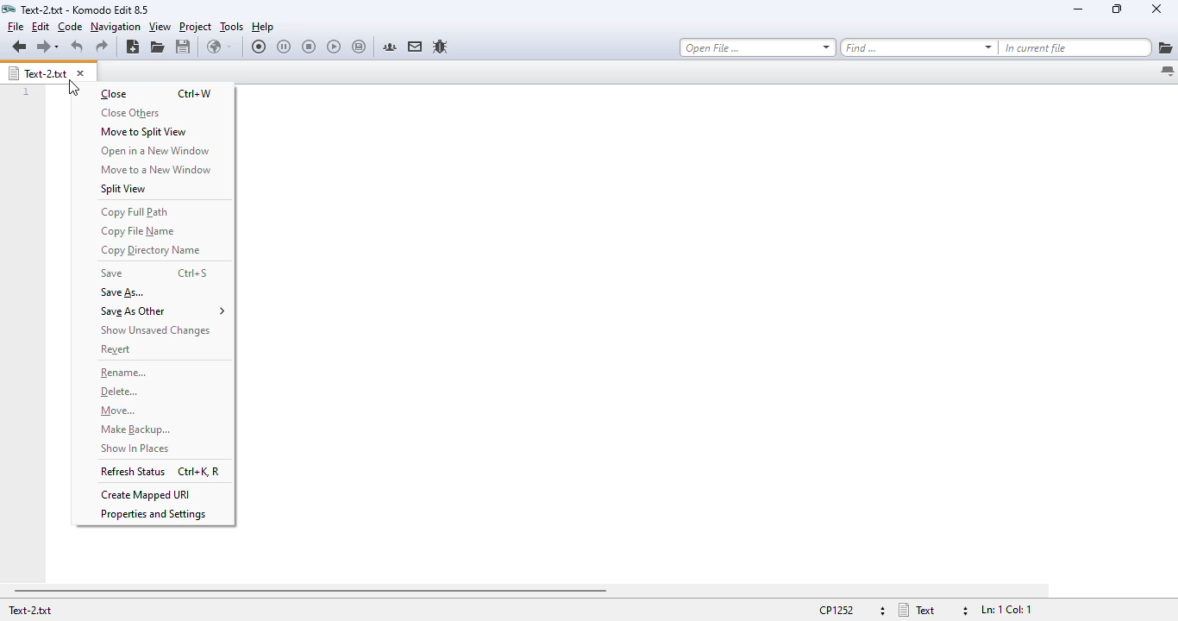  I want to click on show unsaved changes, so click(154, 329).